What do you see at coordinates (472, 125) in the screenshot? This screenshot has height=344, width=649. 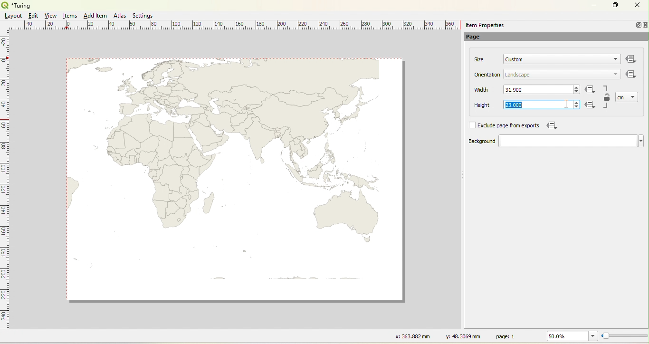 I see `check box` at bounding box center [472, 125].